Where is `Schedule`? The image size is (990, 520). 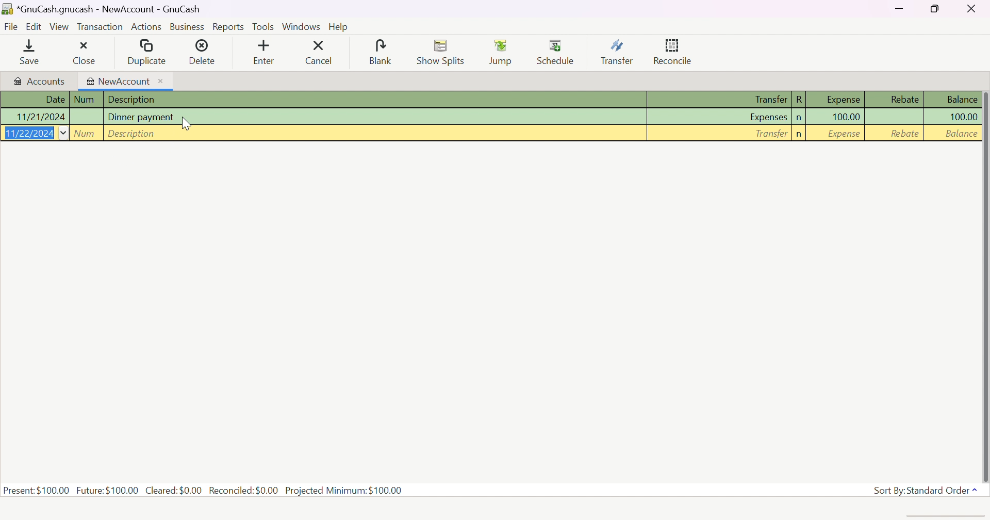
Schedule is located at coordinates (556, 52).